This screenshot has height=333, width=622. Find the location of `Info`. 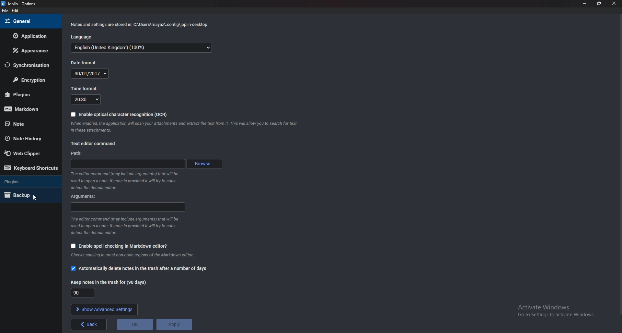

Info is located at coordinates (126, 225).